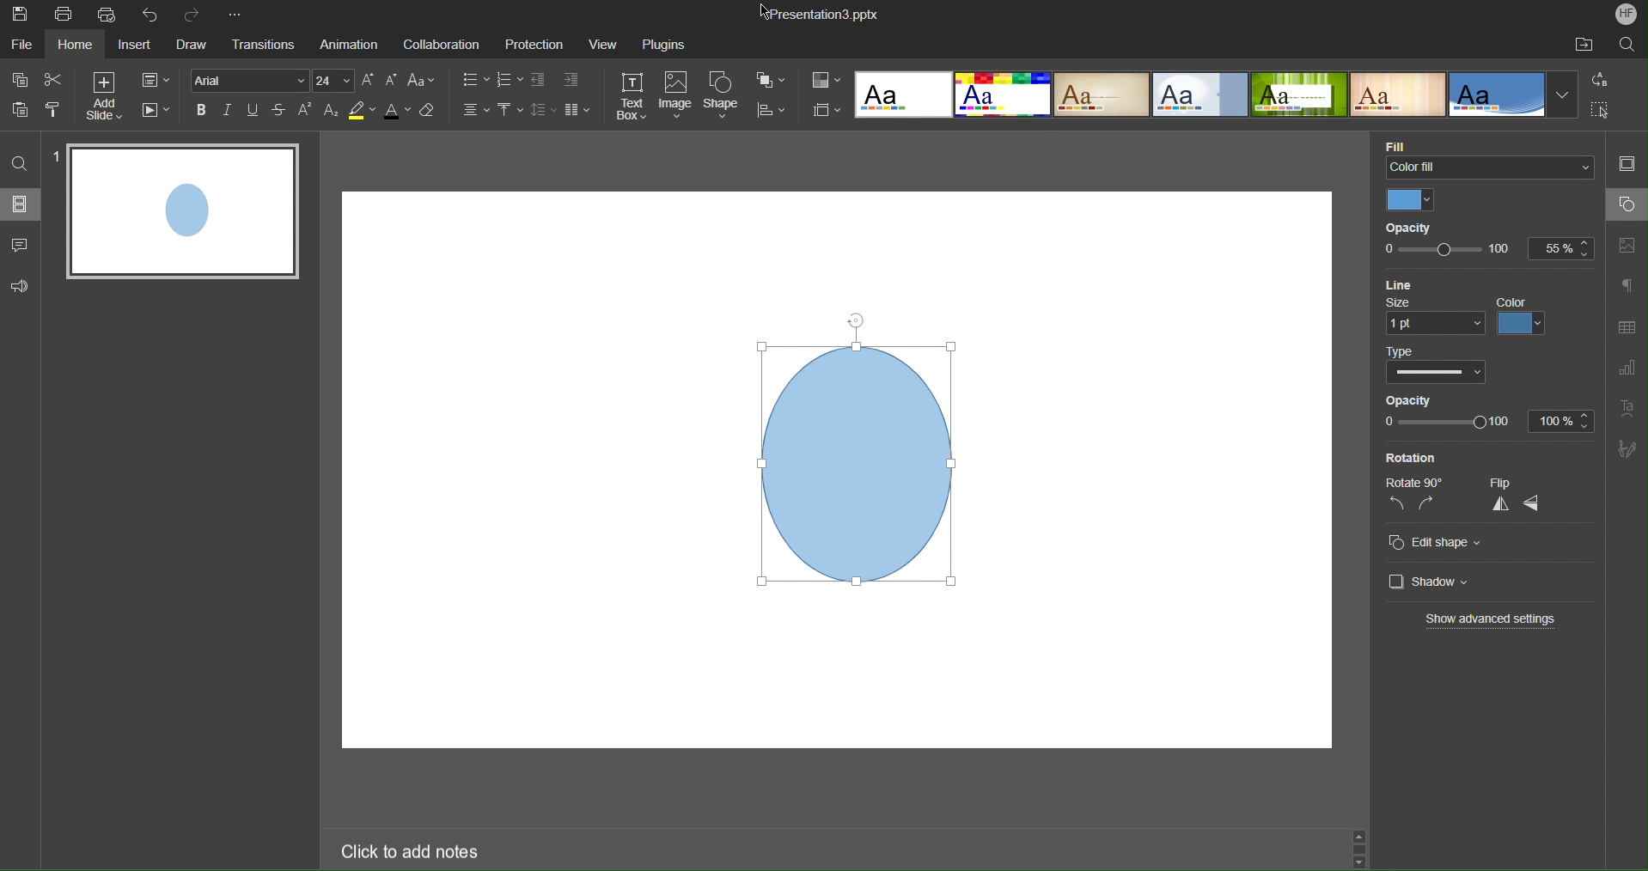 Image resolution: width=1648 pixels, height=871 pixels. What do you see at coordinates (229, 113) in the screenshot?
I see `Italics` at bounding box center [229, 113].